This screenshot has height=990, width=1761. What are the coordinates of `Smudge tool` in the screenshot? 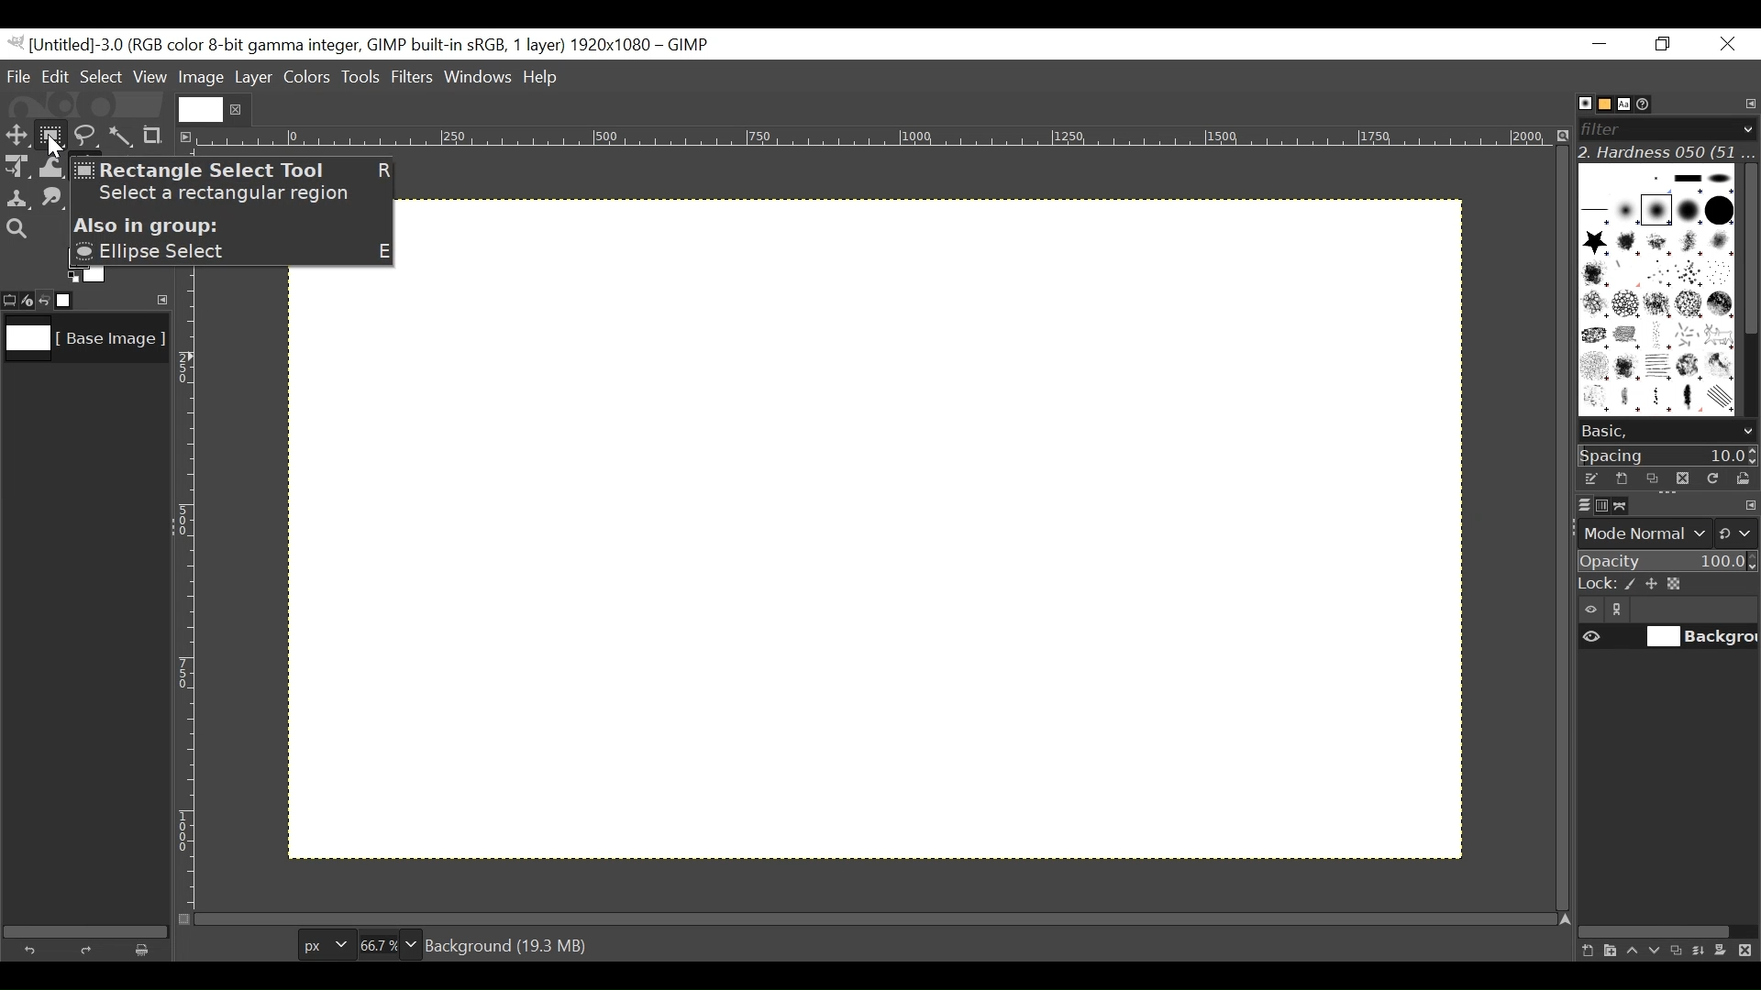 It's located at (54, 200).